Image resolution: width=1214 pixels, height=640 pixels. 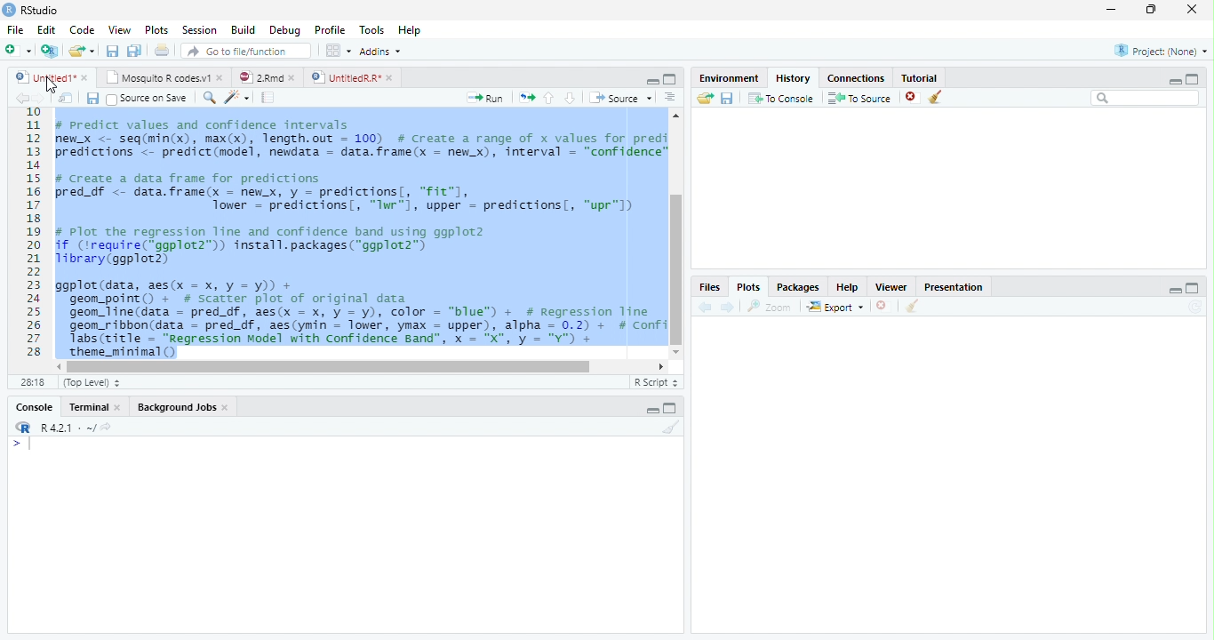 I want to click on Maximize, so click(x=671, y=408).